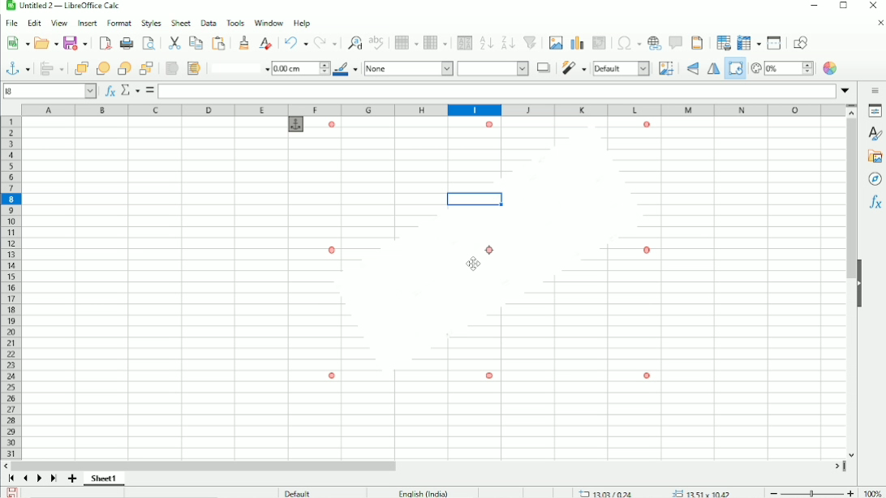  I want to click on Function wizard, so click(110, 91).